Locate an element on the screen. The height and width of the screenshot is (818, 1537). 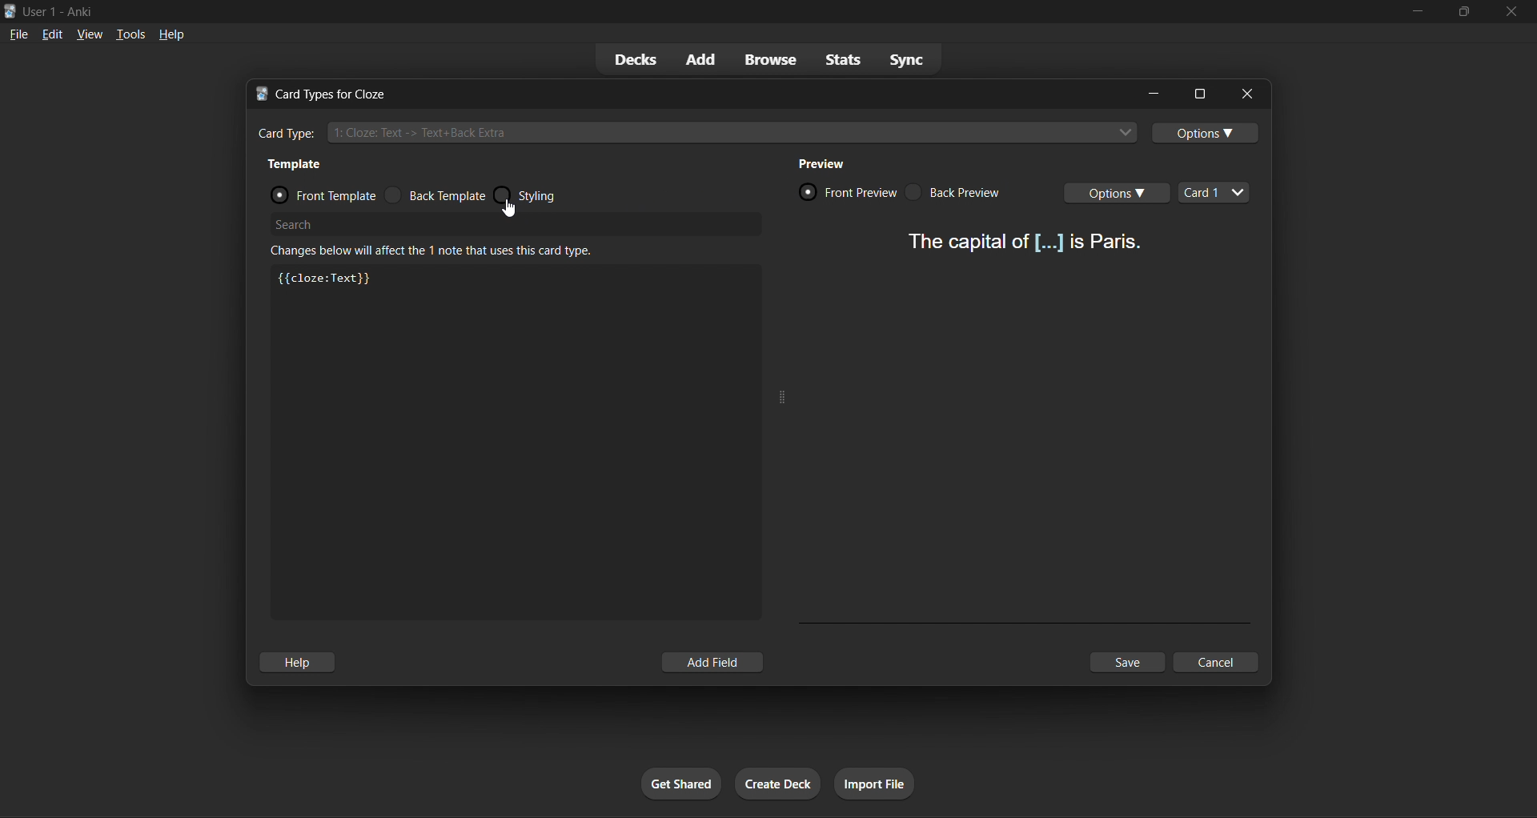
customization box is located at coordinates (513, 438).